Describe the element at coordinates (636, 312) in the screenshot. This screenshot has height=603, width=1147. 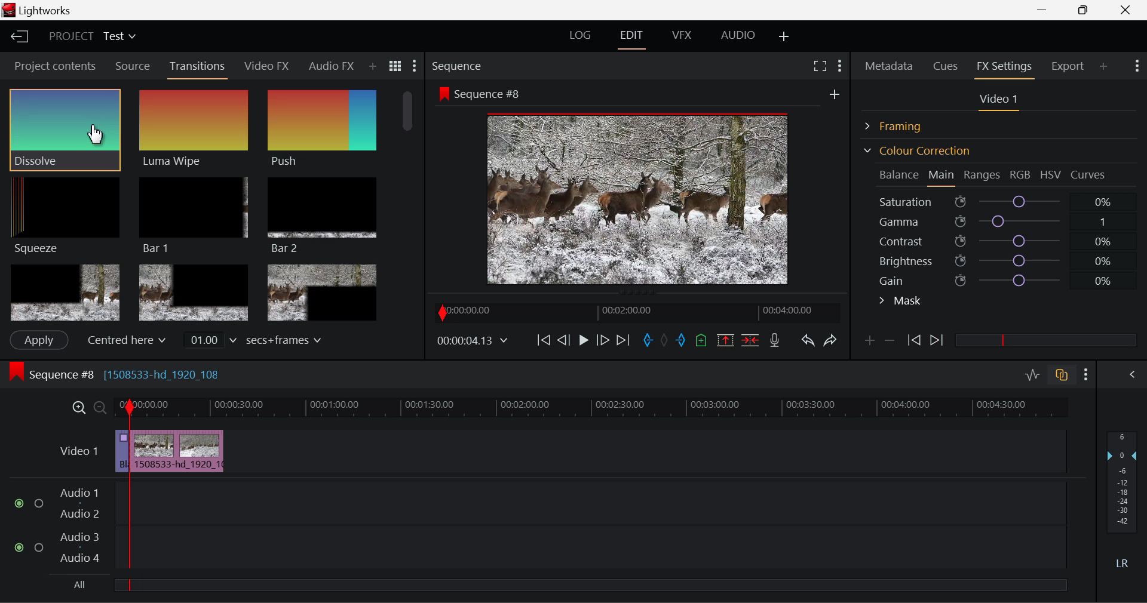
I see `Project Timeline Navigator` at that location.